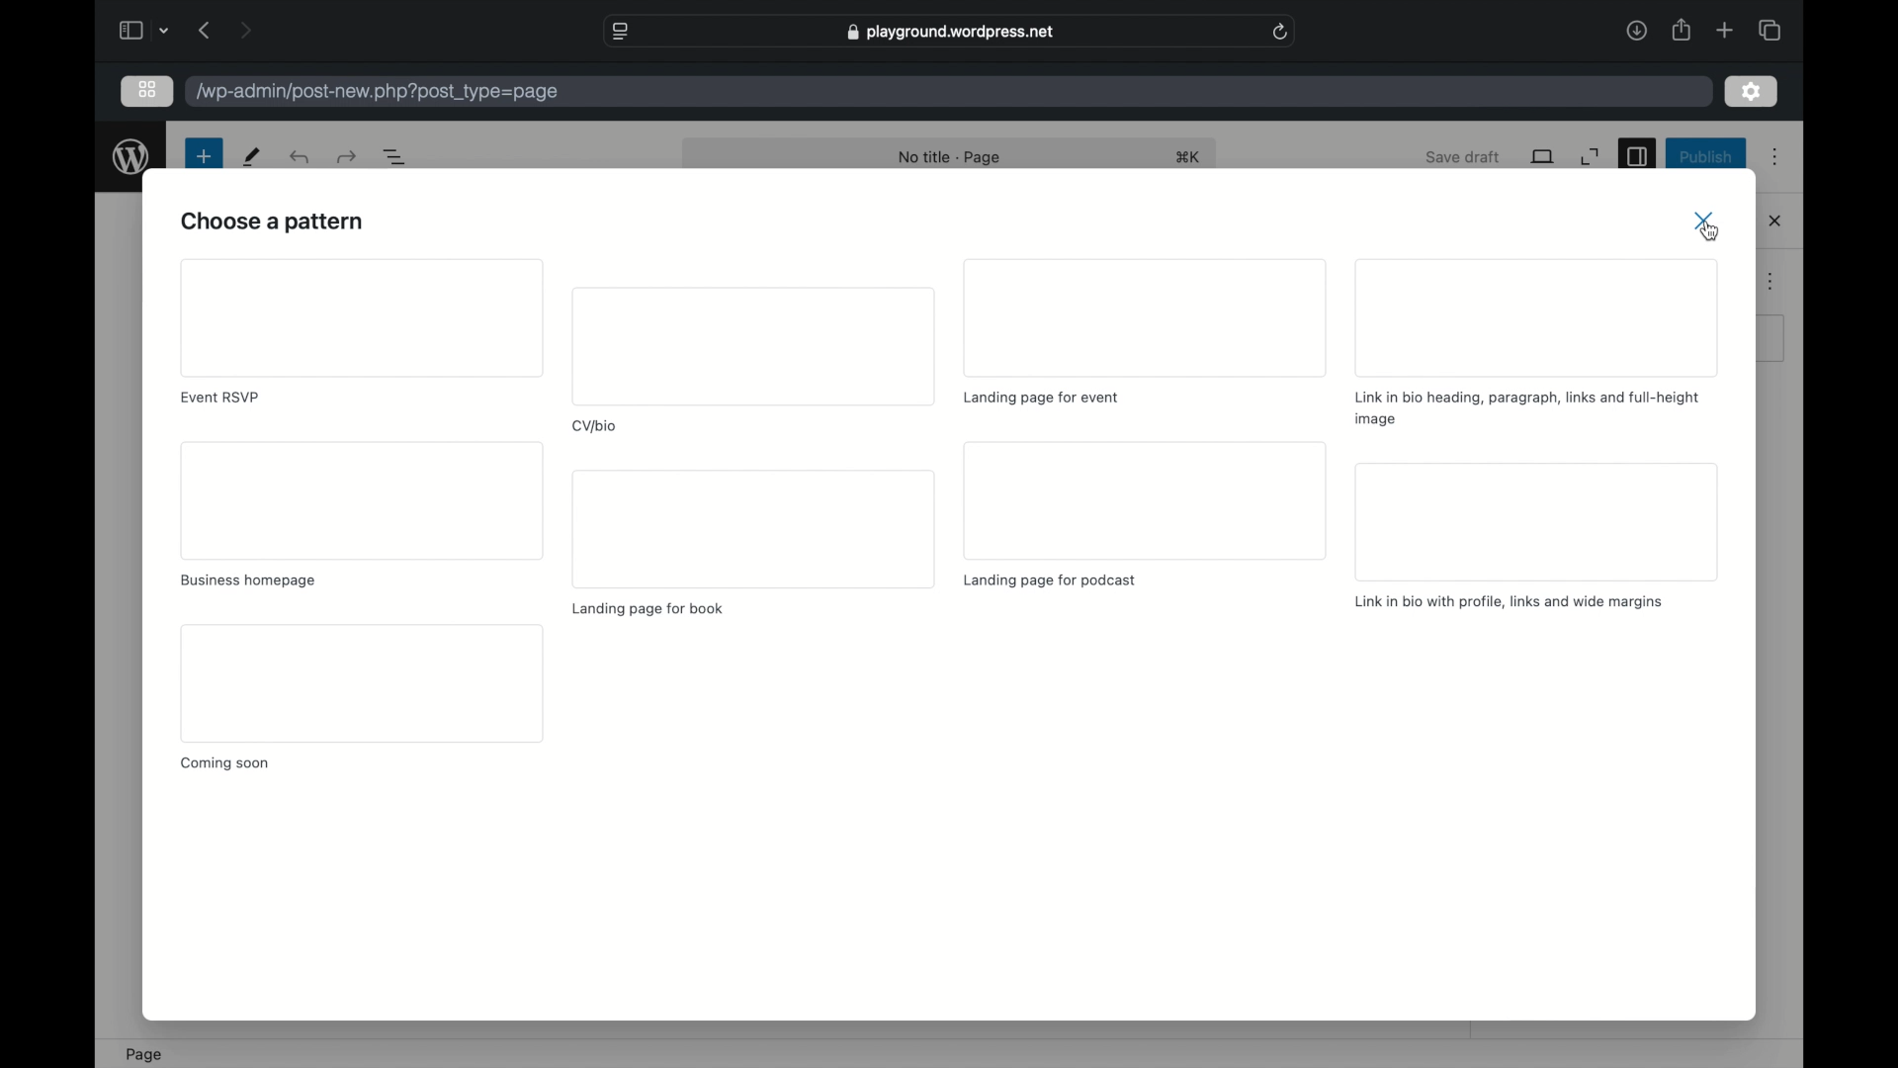 Image resolution: width=1898 pixels, height=1068 pixels. Describe the element at coordinates (132, 157) in the screenshot. I see `wordpress` at that location.